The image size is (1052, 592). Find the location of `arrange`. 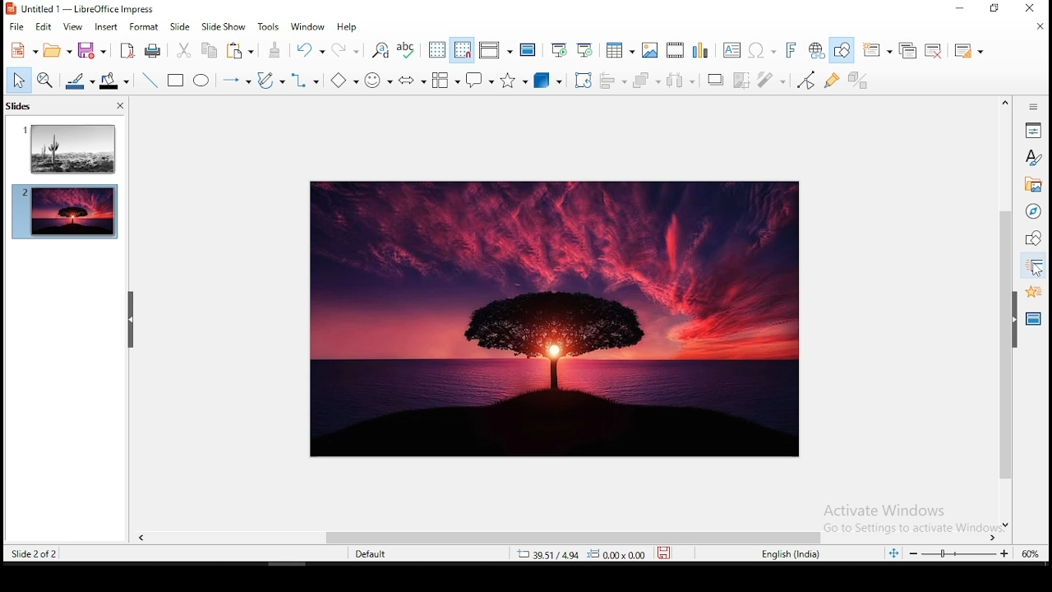

arrange is located at coordinates (648, 80).